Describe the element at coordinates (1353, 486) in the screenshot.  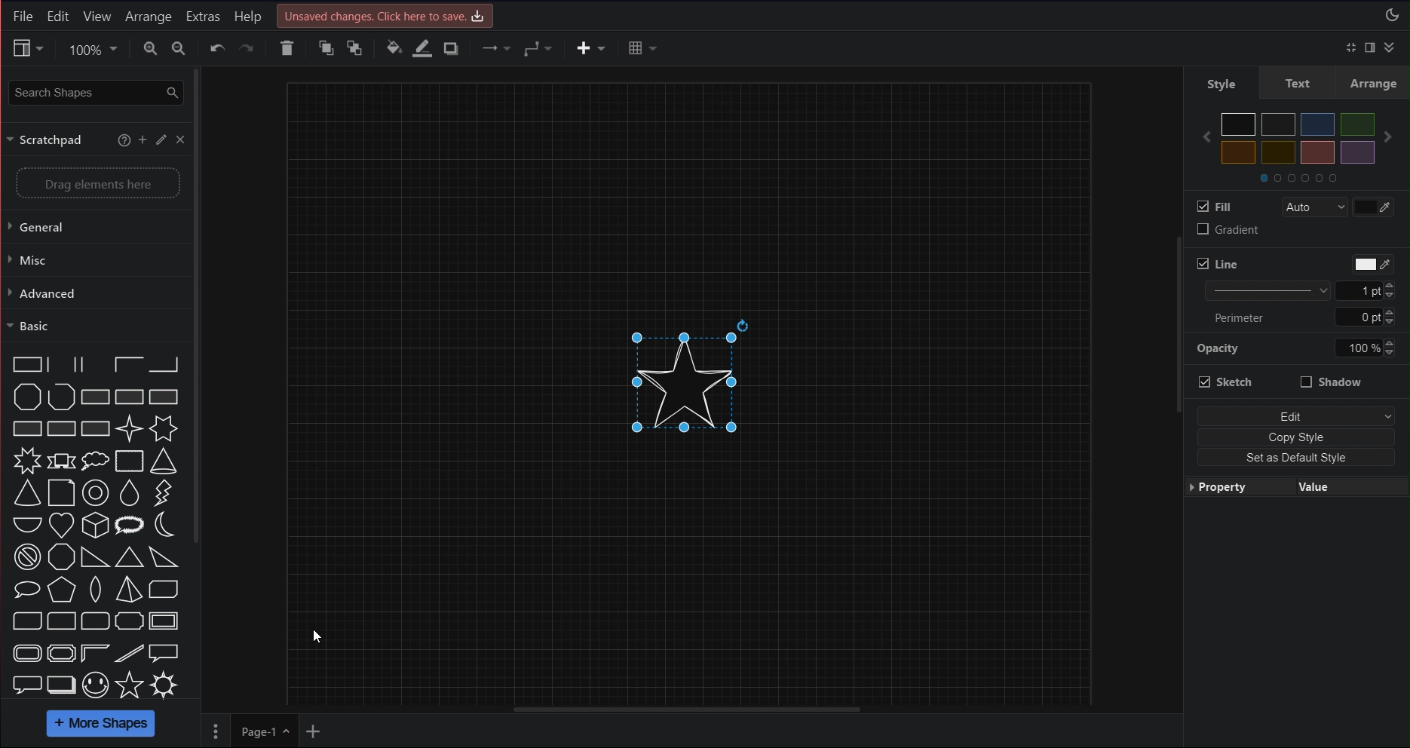
I see `Value` at that location.